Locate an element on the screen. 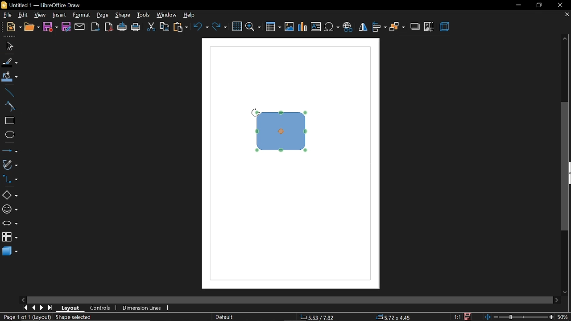 Image resolution: width=571 pixels, height=321 pixels. help is located at coordinates (190, 16).